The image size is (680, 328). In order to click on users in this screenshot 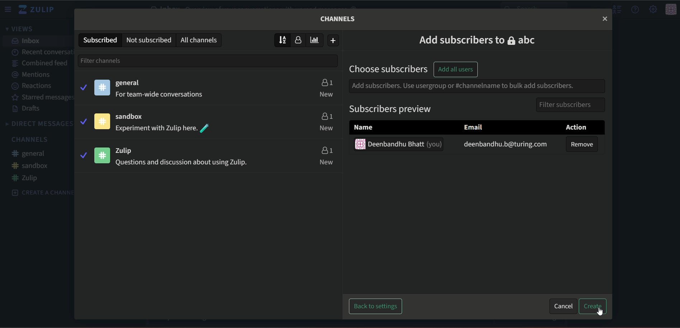, I will do `click(326, 115)`.